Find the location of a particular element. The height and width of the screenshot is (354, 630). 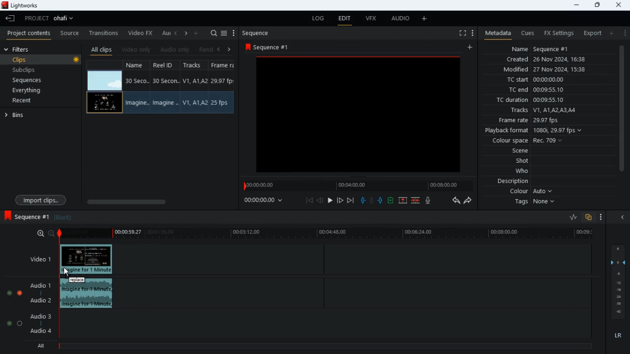

frame rate is located at coordinates (529, 121).